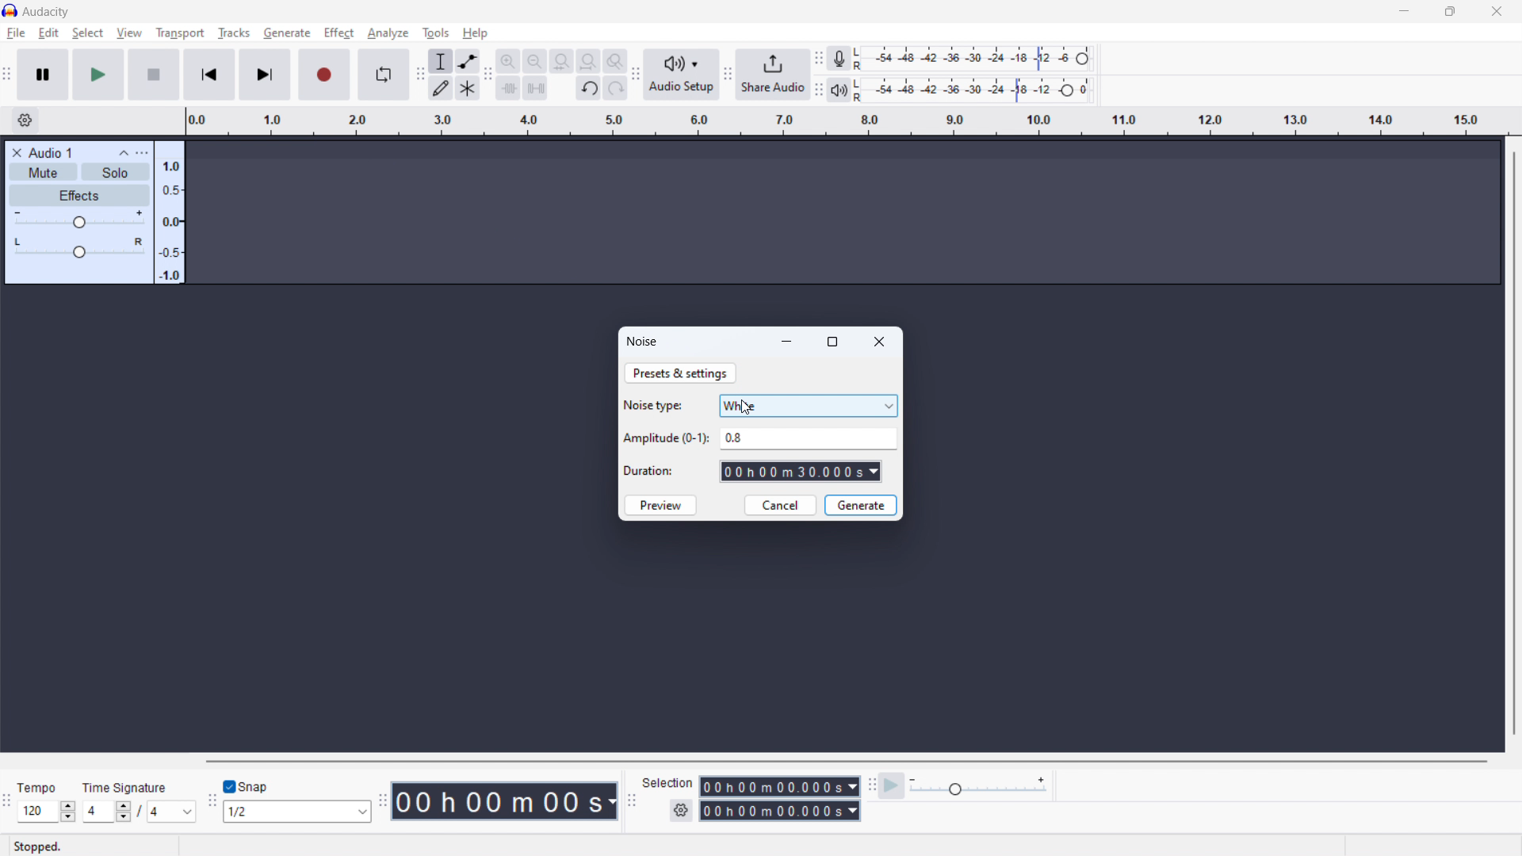  What do you see at coordinates (123, 154) in the screenshot?
I see `collapse` at bounding box center [123, 154].